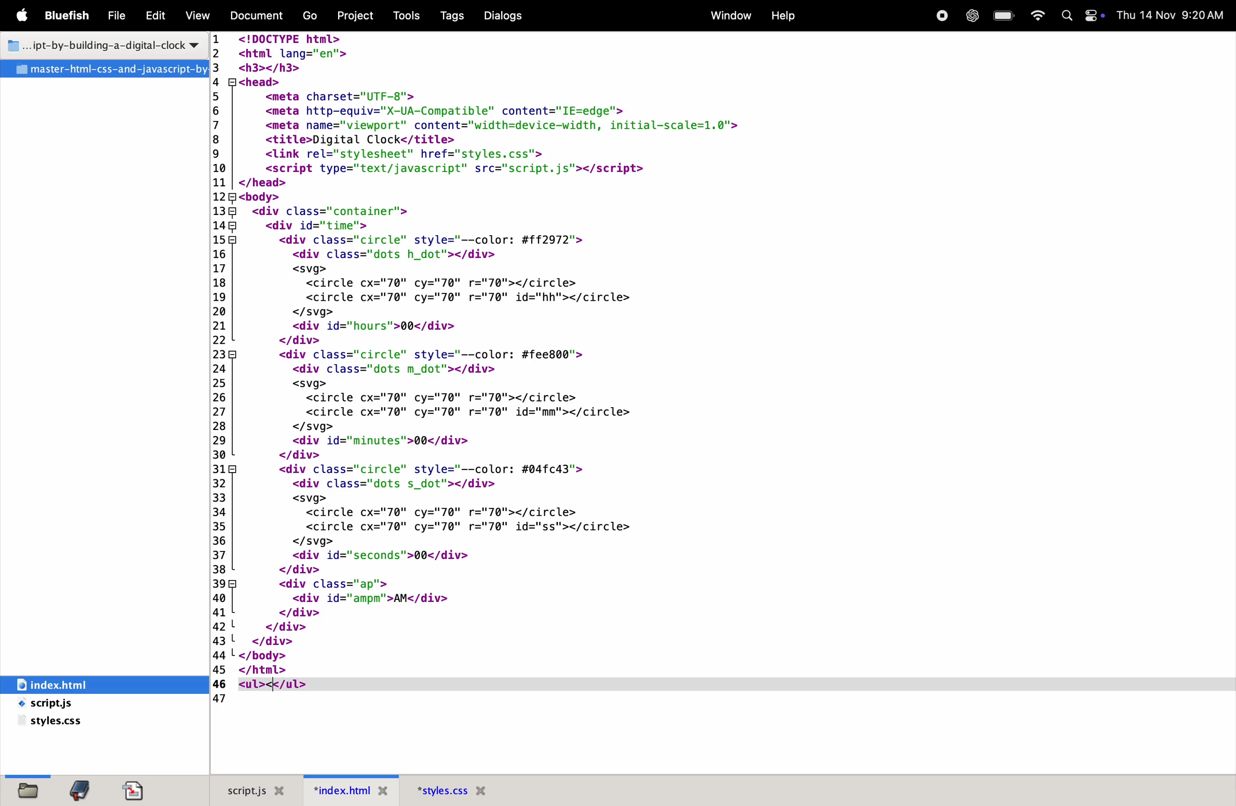 This screenshot has width=1236, height=806. What do you see at coordinates (70, 15) in the screenshot?
I see `BLuefish` at bounding box center [70, 15].